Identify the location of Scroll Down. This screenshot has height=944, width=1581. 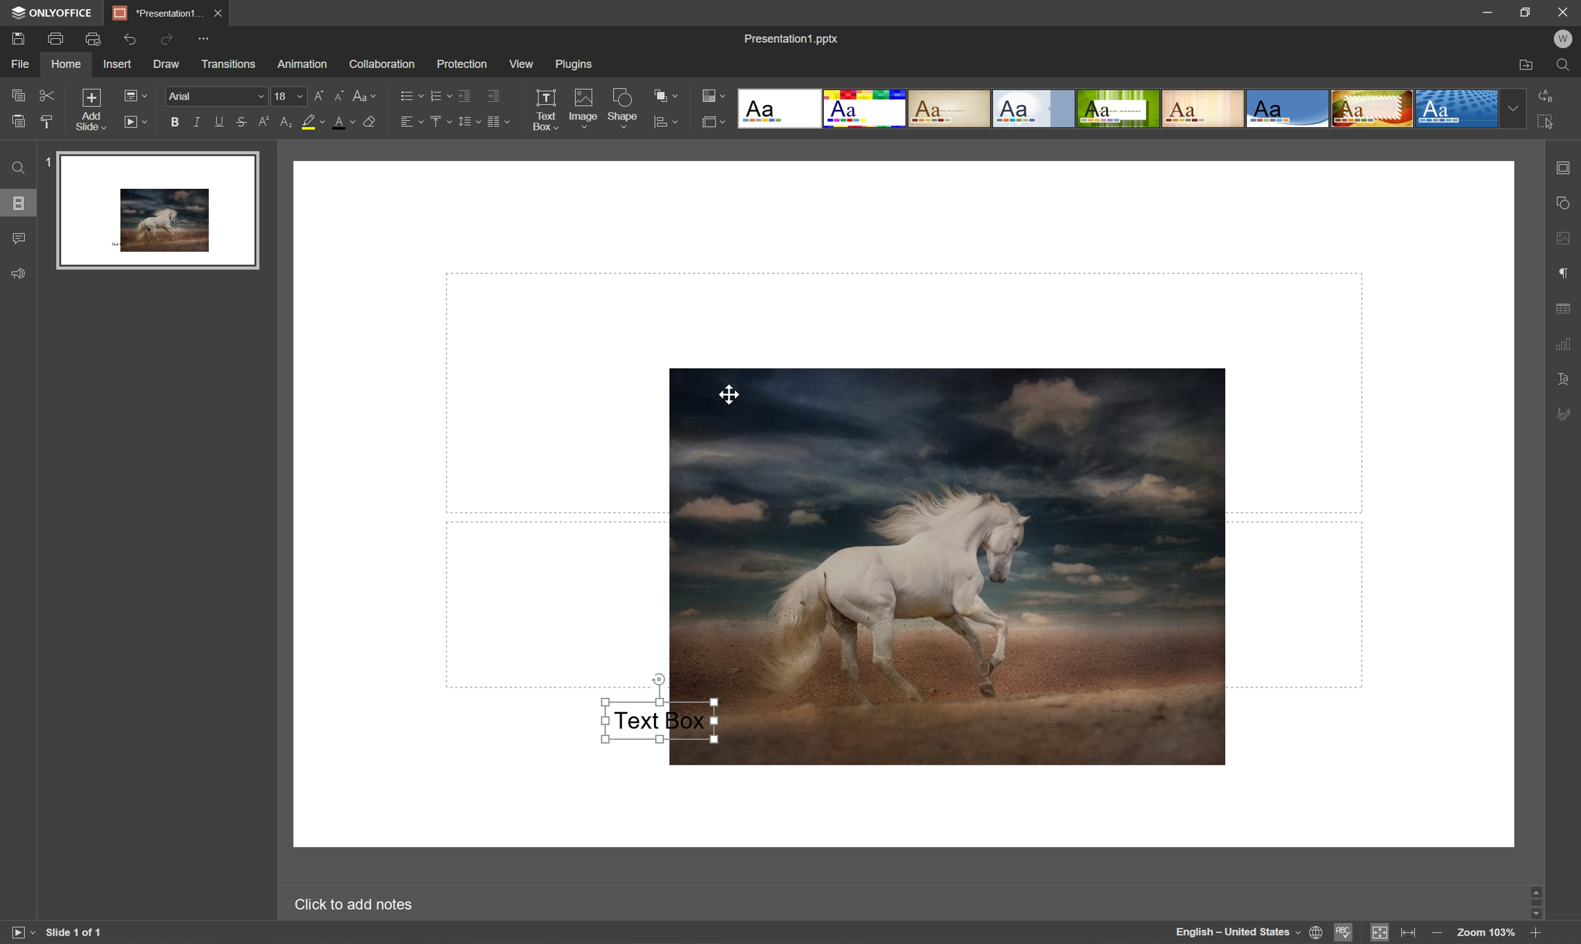
(1536, 913).